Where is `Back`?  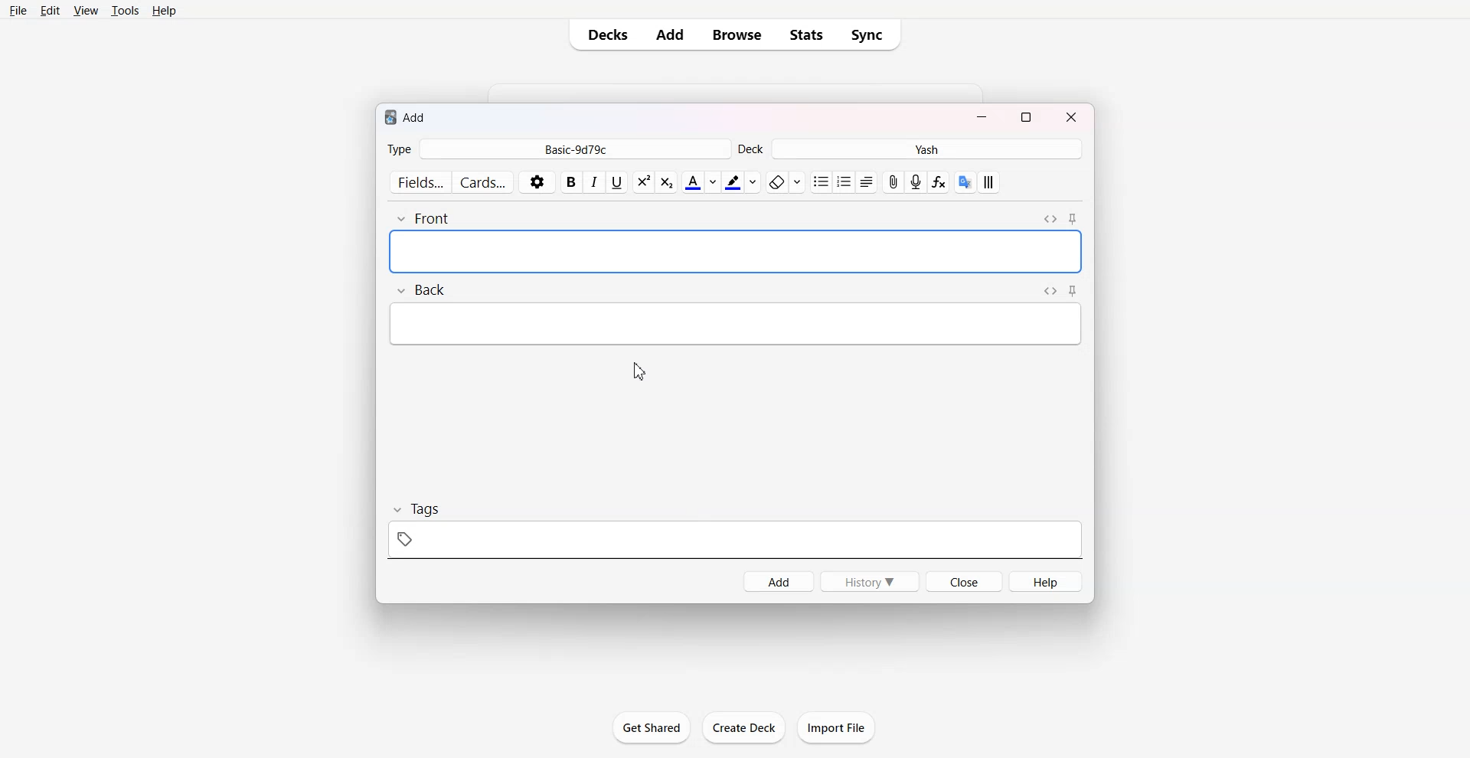
Back is located at coordinates (420, 289).